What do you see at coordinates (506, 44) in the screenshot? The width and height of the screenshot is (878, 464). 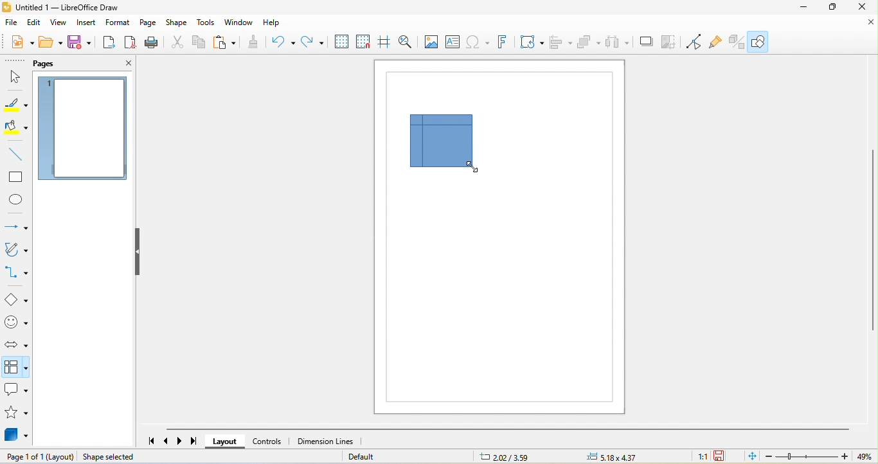 I see `font work text` at bounding box center [506, 44].